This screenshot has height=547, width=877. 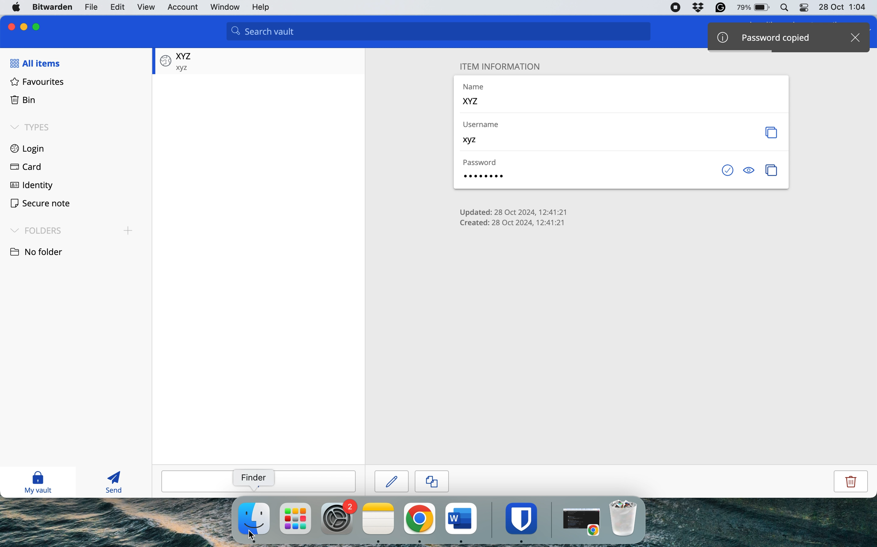 I want to click on login, so click(x=28, y=147).